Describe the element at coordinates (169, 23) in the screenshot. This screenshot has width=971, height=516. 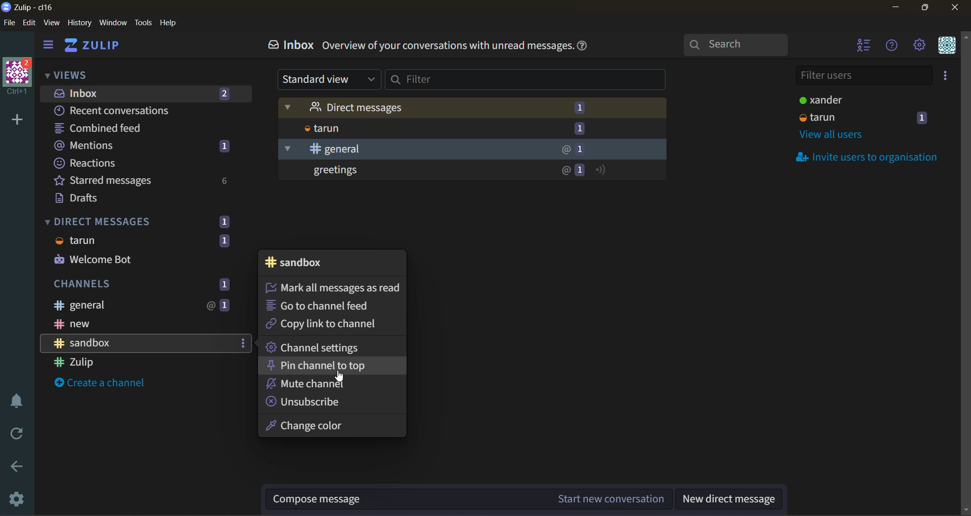
I see `help` at that location.